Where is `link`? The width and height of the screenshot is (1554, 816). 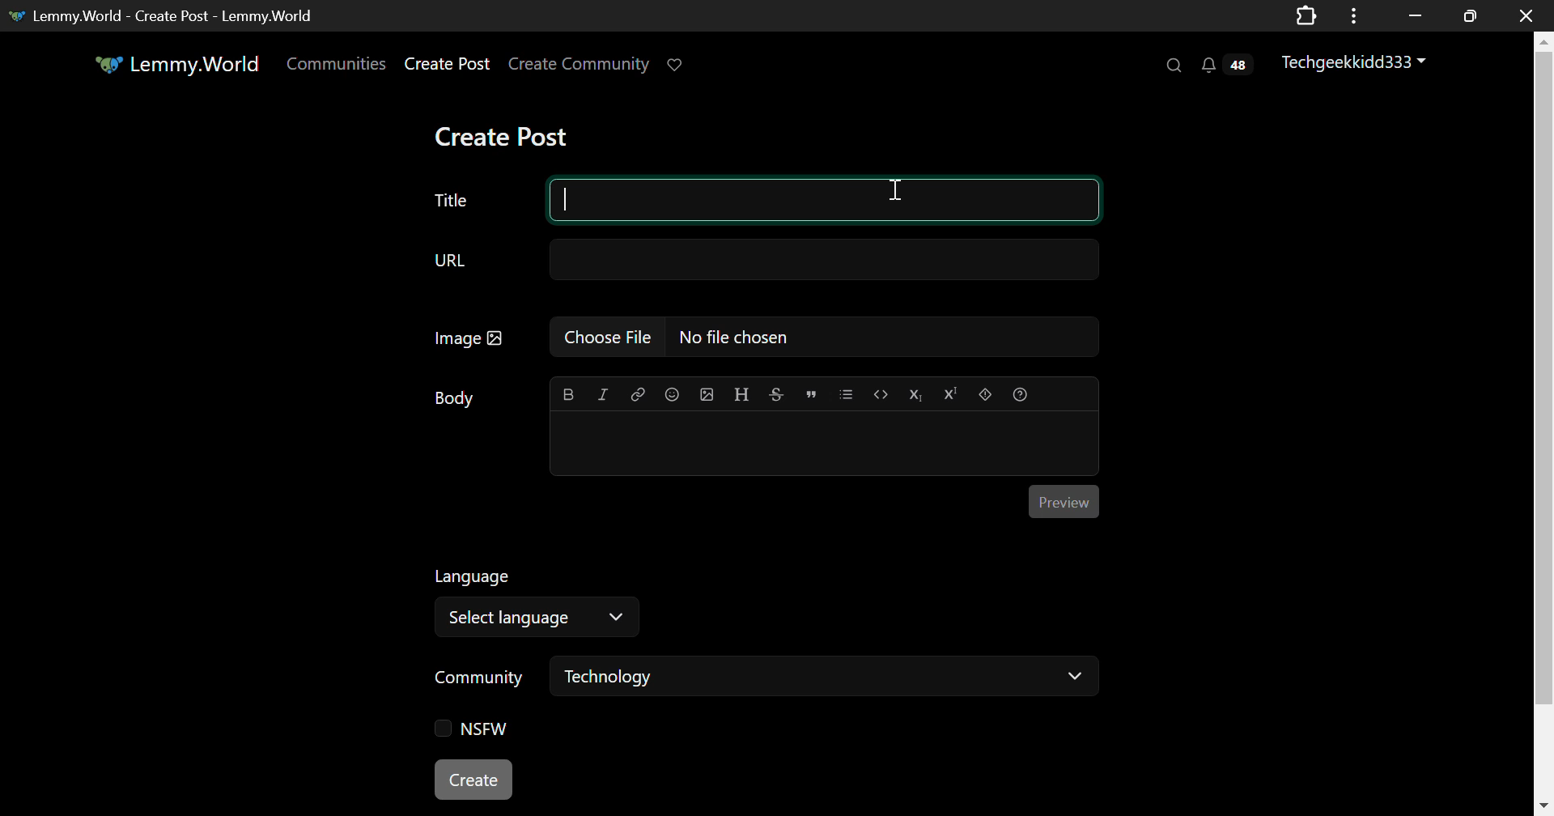 link is located at coordinates (637, 395).